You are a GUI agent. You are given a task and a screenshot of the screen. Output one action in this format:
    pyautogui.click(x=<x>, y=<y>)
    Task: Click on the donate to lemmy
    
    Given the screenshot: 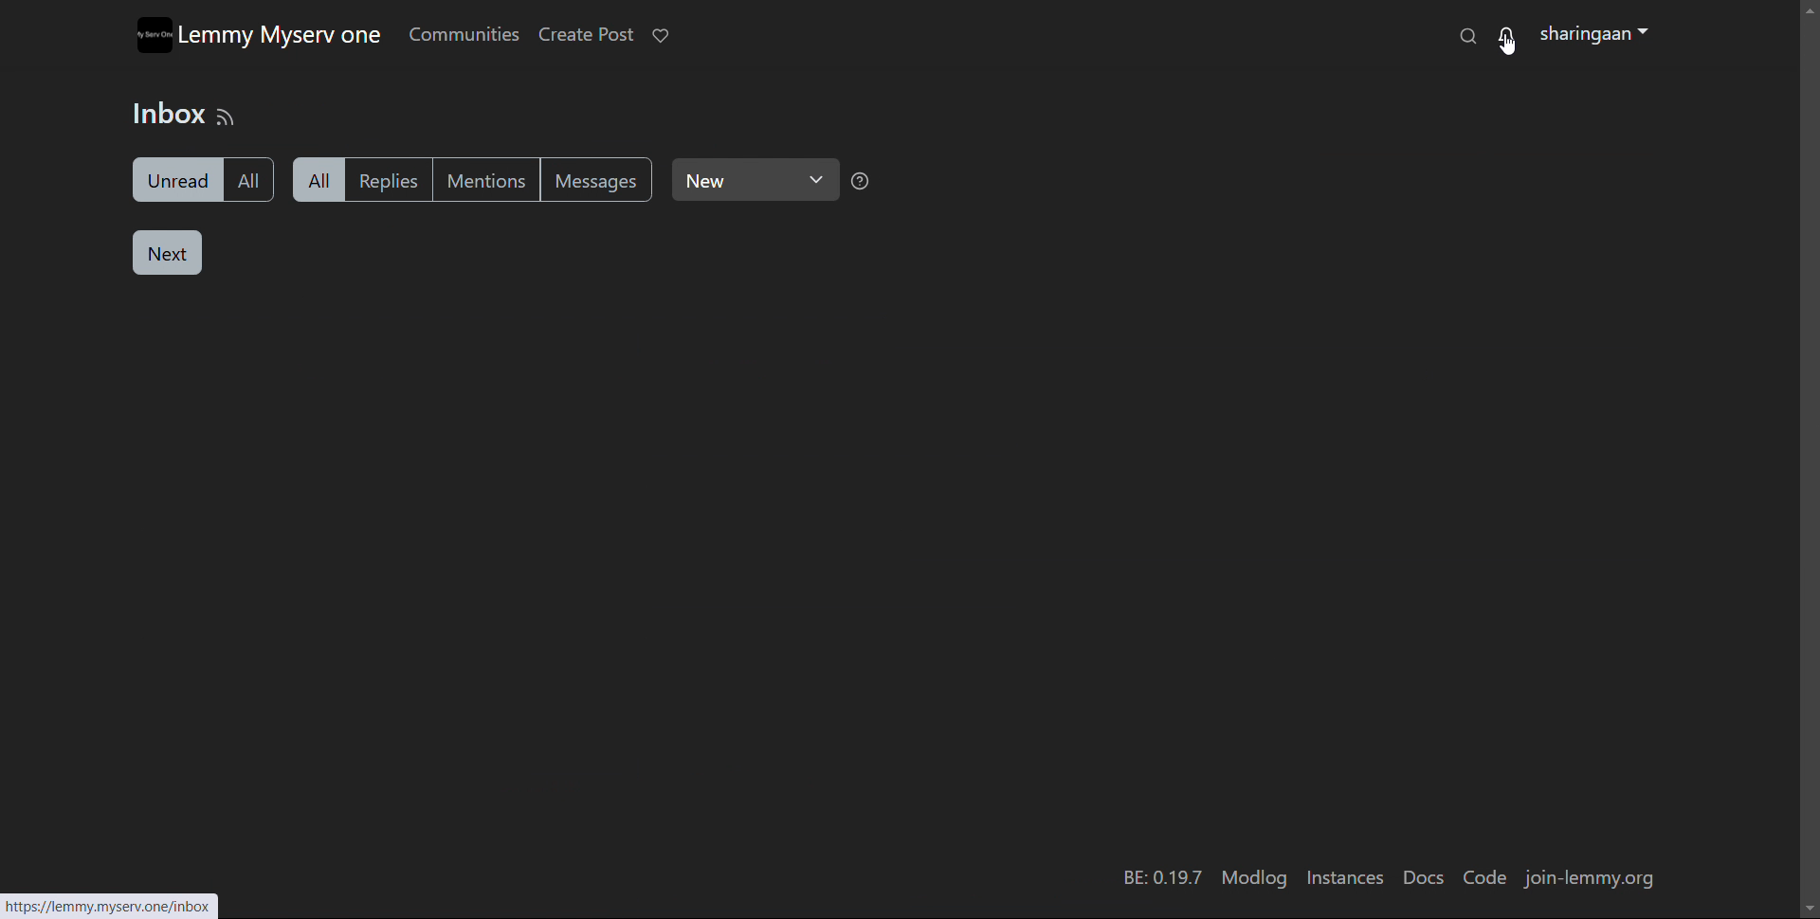 What is the action you would take?
    pyautogui.click(x=660, y=35)
    